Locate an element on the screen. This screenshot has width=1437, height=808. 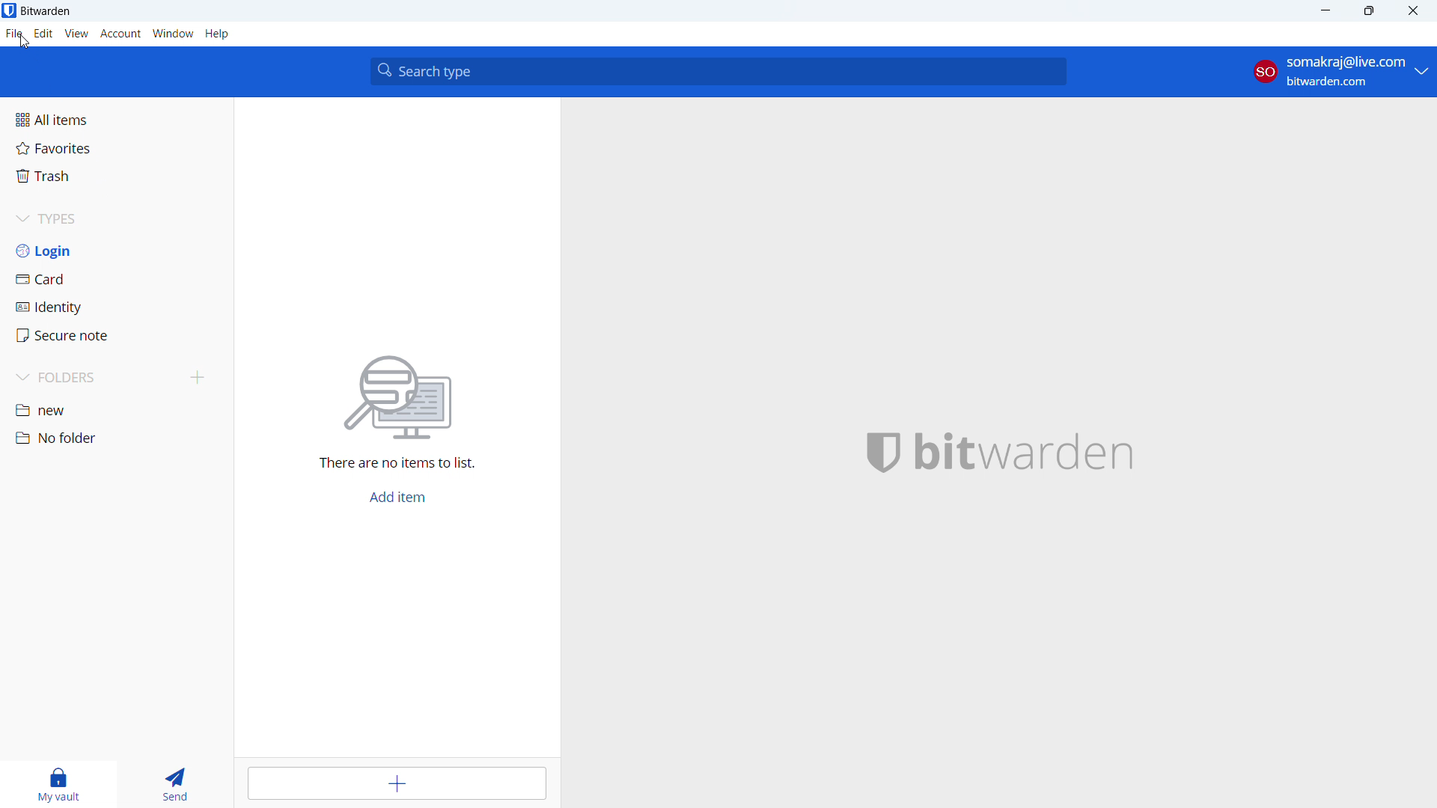
identity is located at coordinates (117, 307).